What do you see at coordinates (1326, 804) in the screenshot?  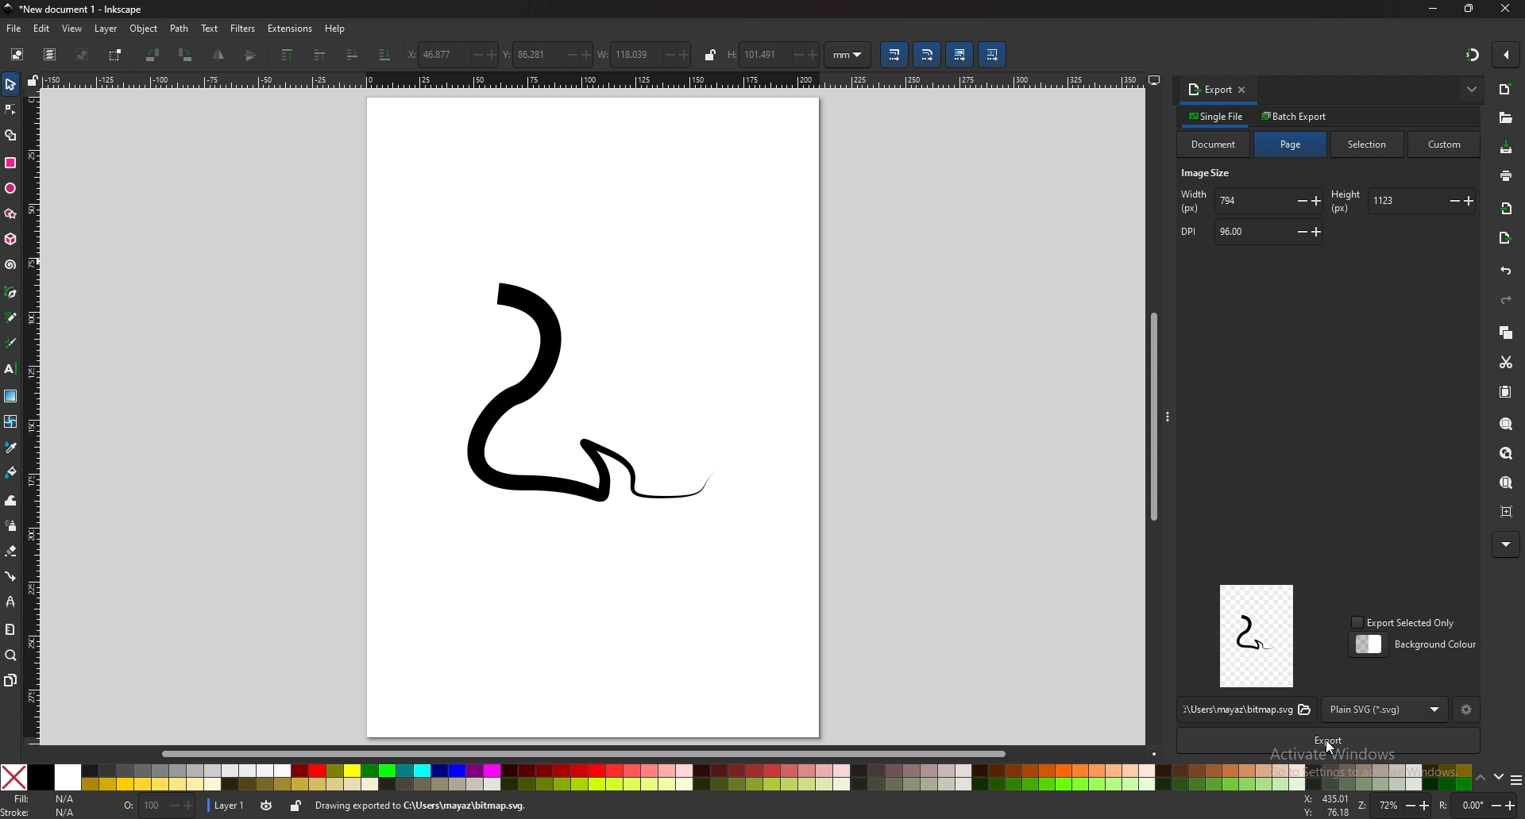 I see `x or y coordinates` at bounding box center [1326, 804].